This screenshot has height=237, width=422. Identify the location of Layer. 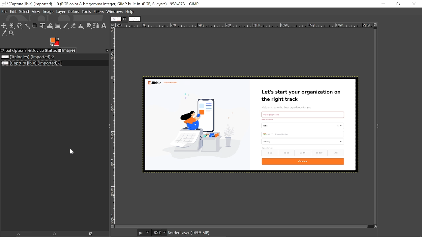
(61, 12).